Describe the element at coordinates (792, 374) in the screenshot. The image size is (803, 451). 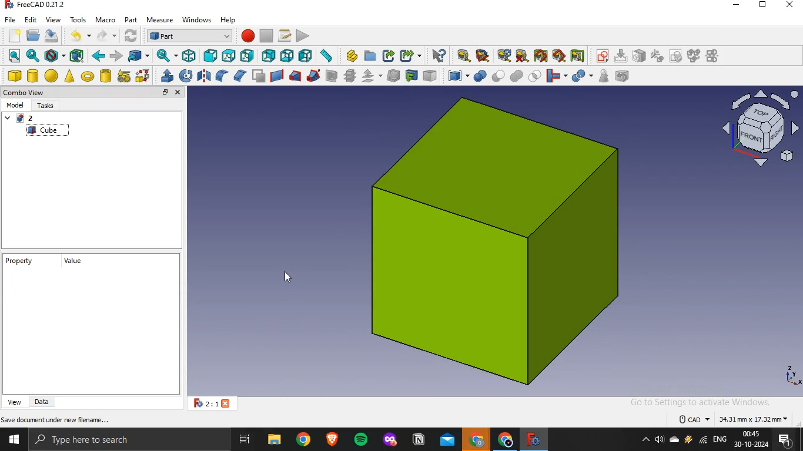
I see `axes icon` at that location.